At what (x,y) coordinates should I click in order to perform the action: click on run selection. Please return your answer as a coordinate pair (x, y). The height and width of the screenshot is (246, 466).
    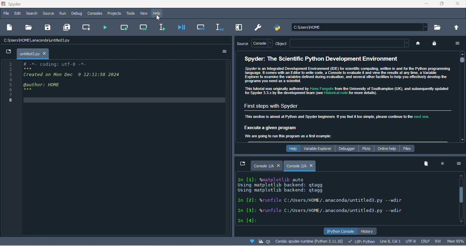
    Looking at the image, I should click on (163, 27).